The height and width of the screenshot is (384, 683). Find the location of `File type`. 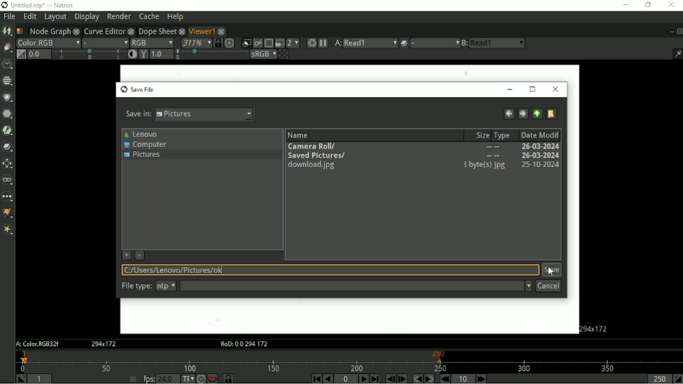

File type is located at coordinates (357, 286).